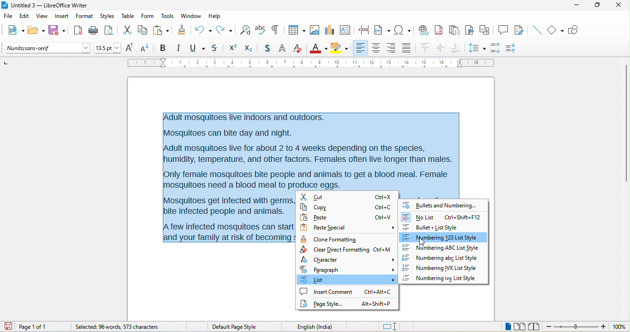 This screenshot has height=332, width=630. I want to click on find and replace, so click(245, 29).